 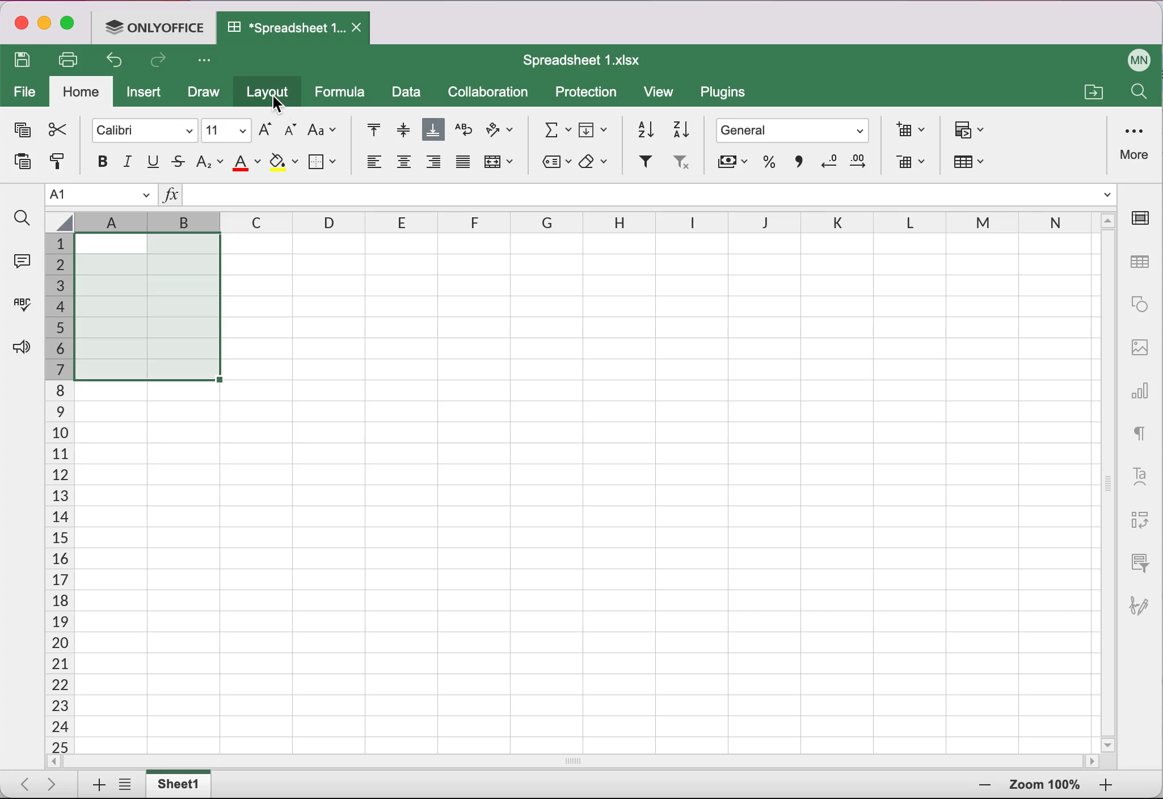 I want to click on shape, so click(x=1140, y=304).